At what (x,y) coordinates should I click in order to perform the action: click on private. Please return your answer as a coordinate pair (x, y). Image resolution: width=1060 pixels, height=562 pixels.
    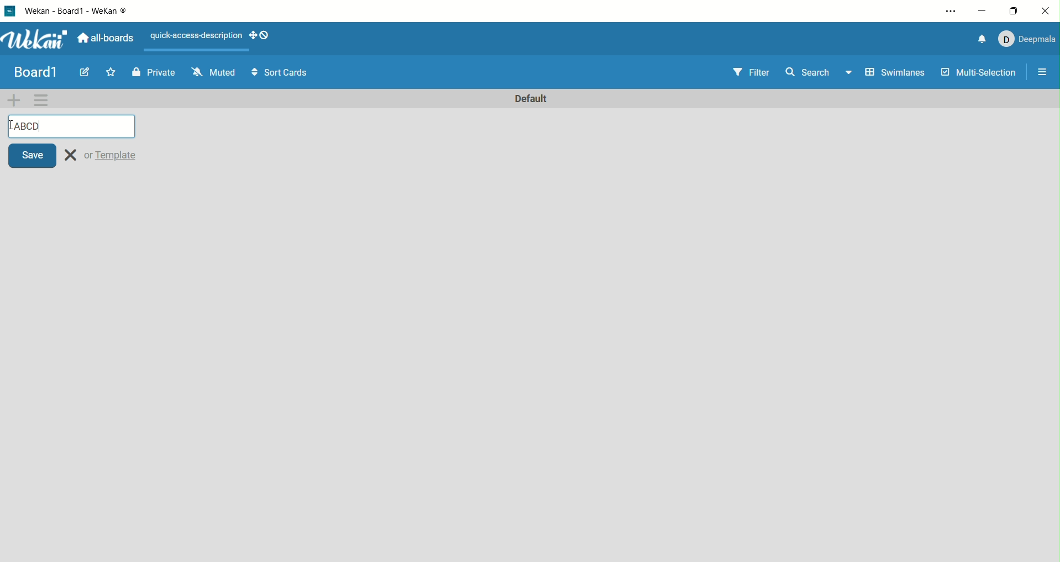
    Looking at the image, I should click on (159, 73).